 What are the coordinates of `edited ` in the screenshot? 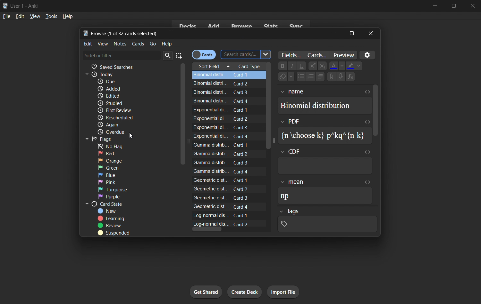 It's located at (131, 95).